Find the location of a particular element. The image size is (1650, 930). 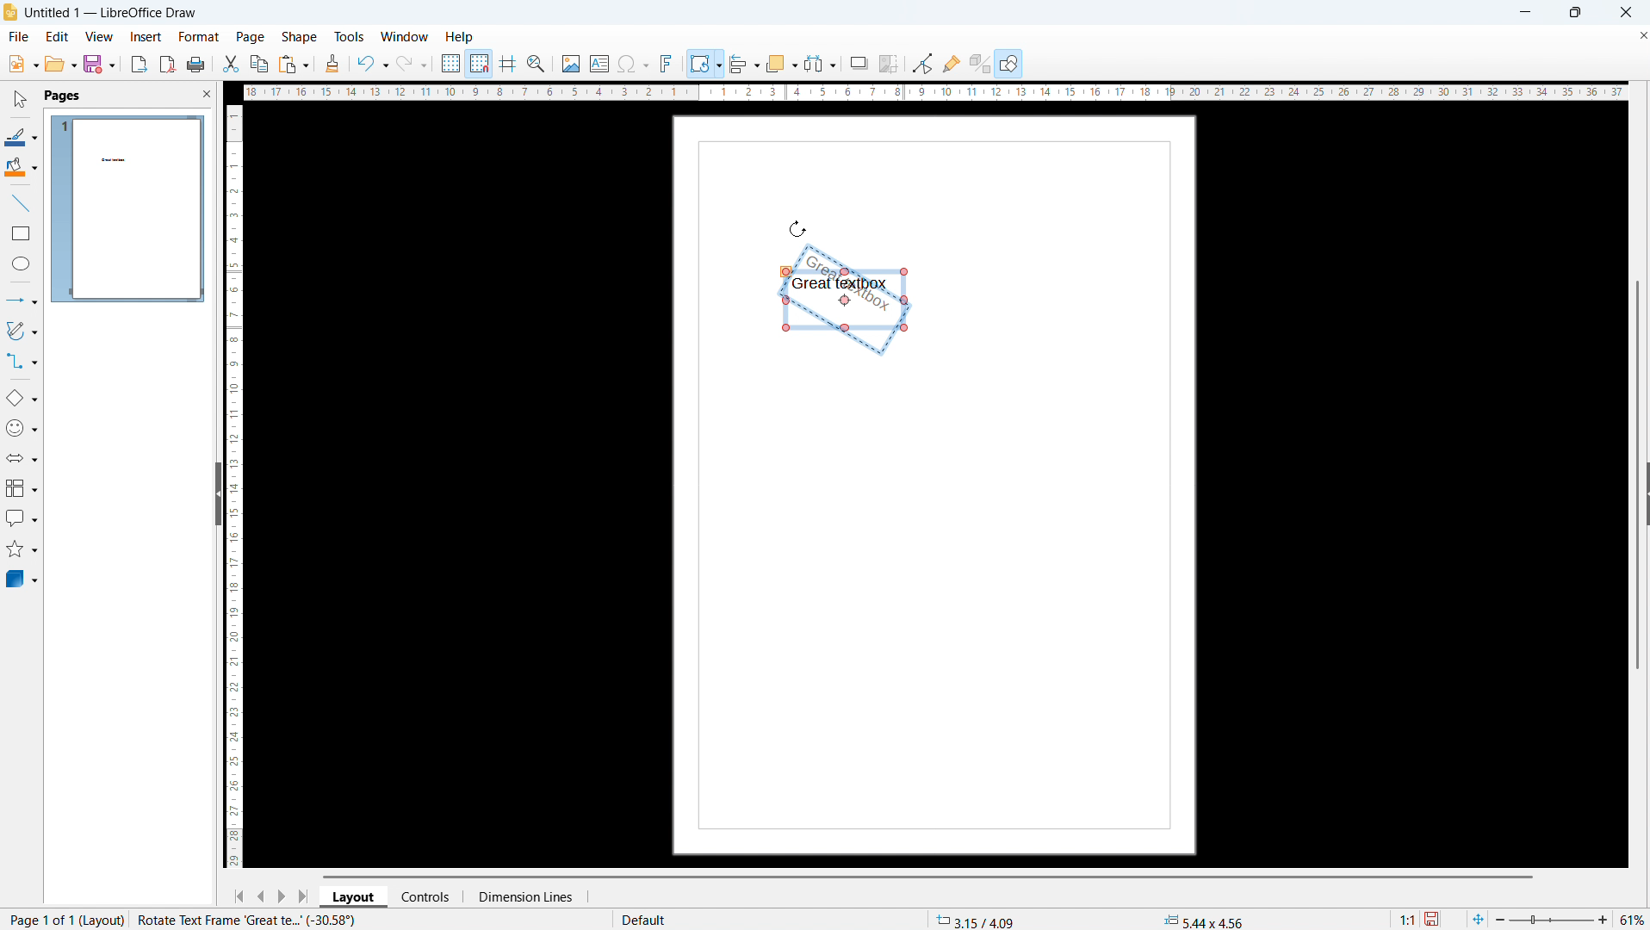

controls is located at coordinates (428, 896).